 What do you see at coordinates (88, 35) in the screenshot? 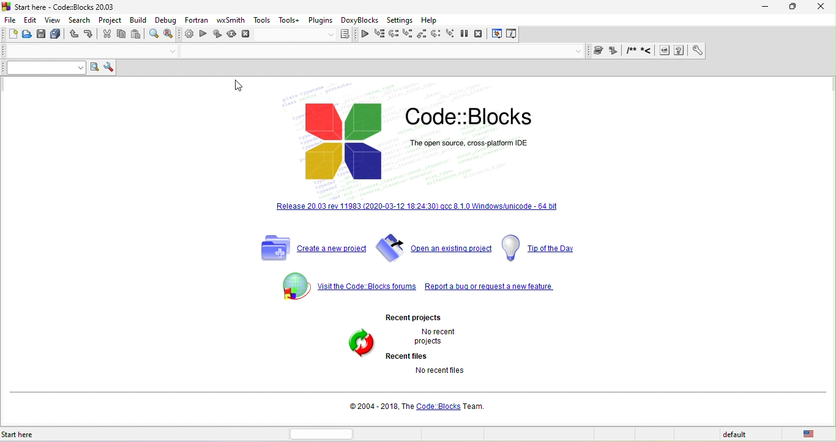
I see `redo` at bounding box center [88, 35].